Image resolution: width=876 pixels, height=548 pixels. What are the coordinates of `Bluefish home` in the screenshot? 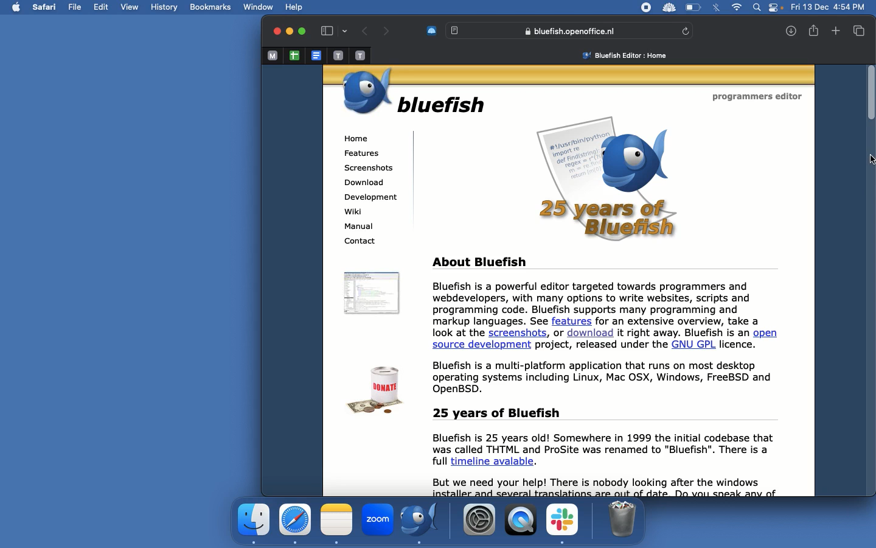 It's located at (619, 55).